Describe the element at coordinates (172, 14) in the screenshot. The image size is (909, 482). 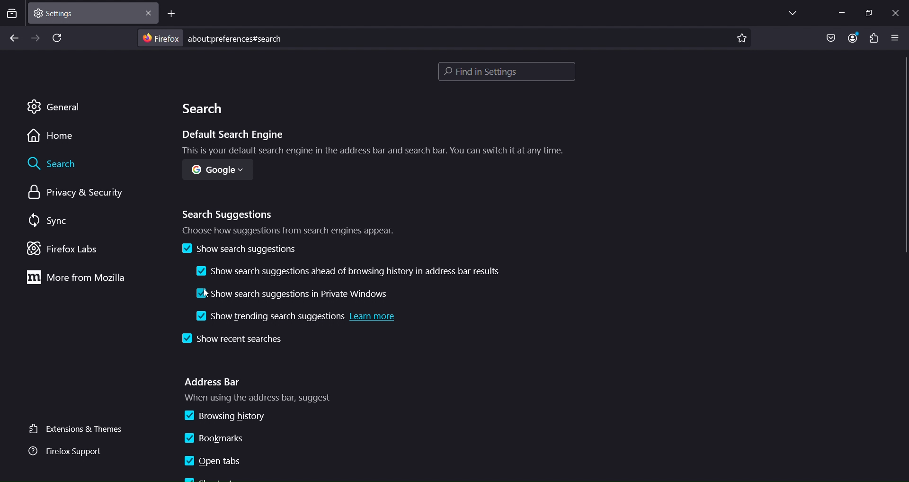
I see `new tab` at that location.